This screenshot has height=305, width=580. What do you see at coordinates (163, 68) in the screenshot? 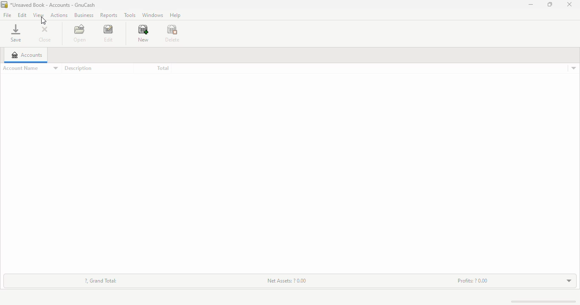
I see `total` at bounding box center [163, 68].